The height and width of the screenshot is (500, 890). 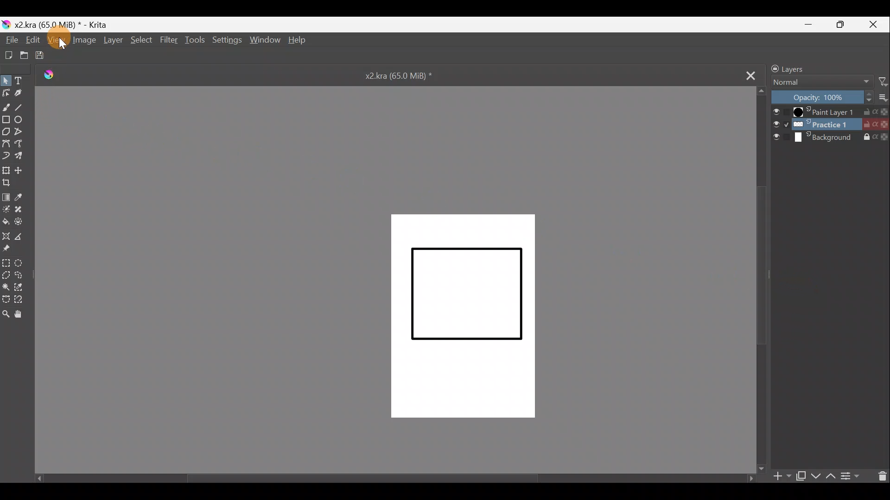 What do you see at coordinates (21, 119) in the screenshot?
I see `Ellipse tool` at bounding box center [21, 119].